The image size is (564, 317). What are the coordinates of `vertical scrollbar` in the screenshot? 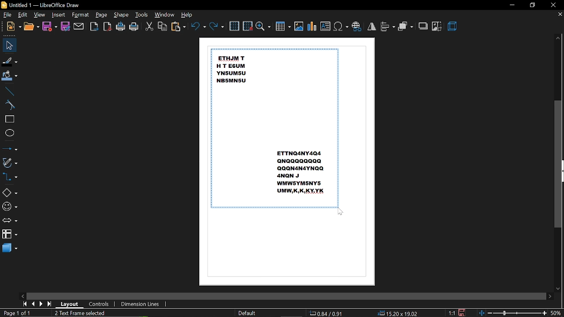 It's located at (558, 163).